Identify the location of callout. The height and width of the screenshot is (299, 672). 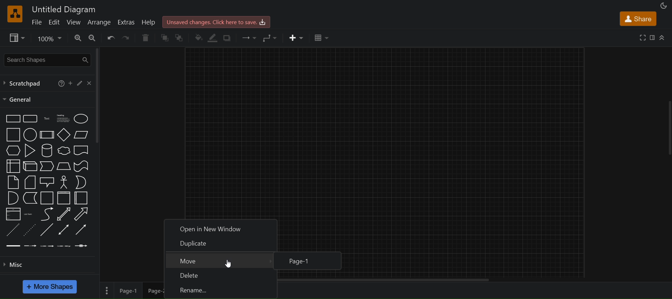
(47, 182).